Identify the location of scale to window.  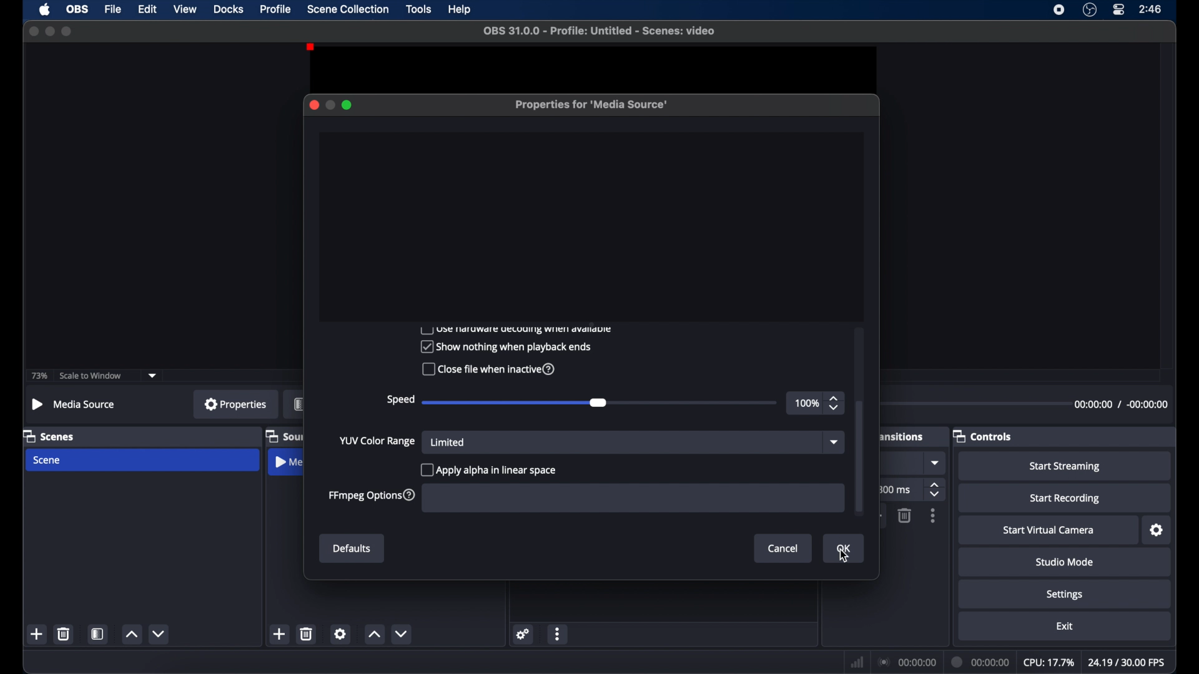
(92, 376).